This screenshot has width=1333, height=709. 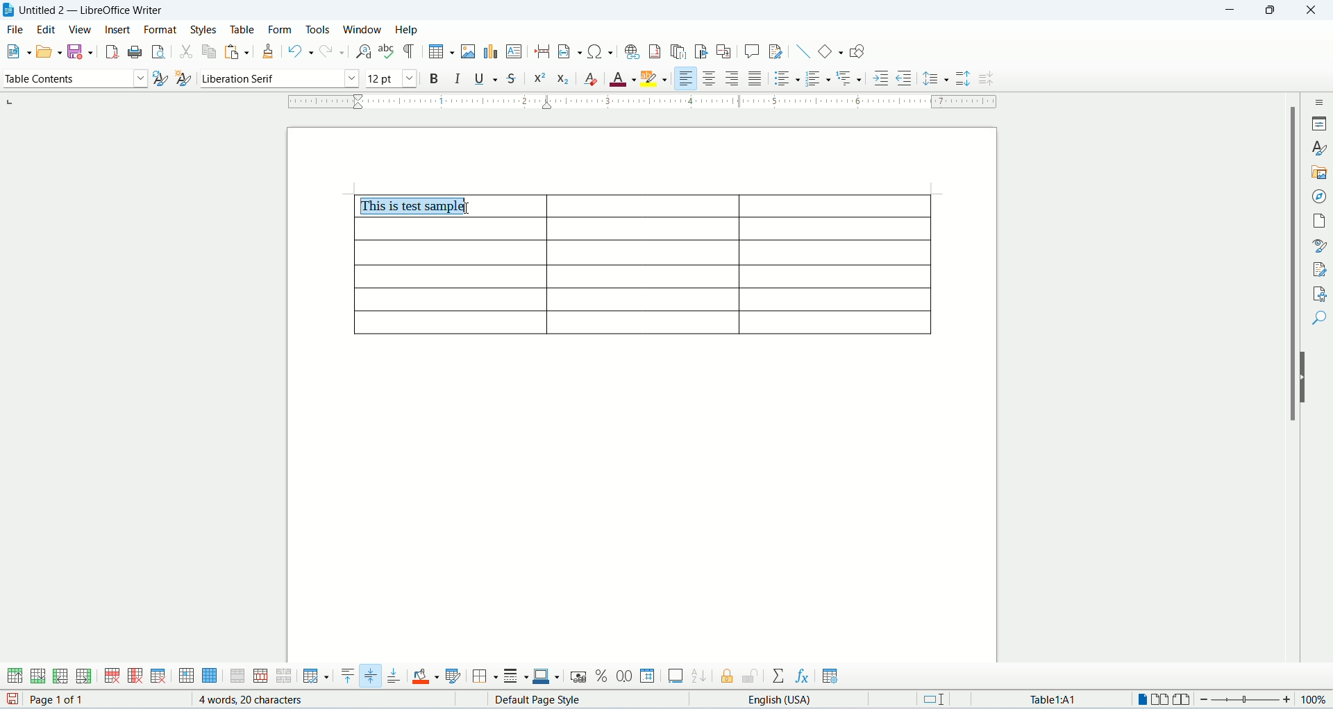 What do you see at coordinates (642, 101) in the screenshot?
I see `ruler` at bounding box center [642, 101].